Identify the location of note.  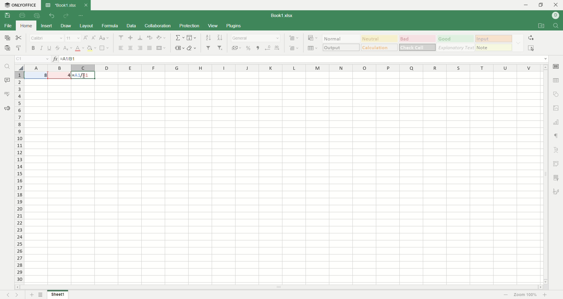
(494, 47).